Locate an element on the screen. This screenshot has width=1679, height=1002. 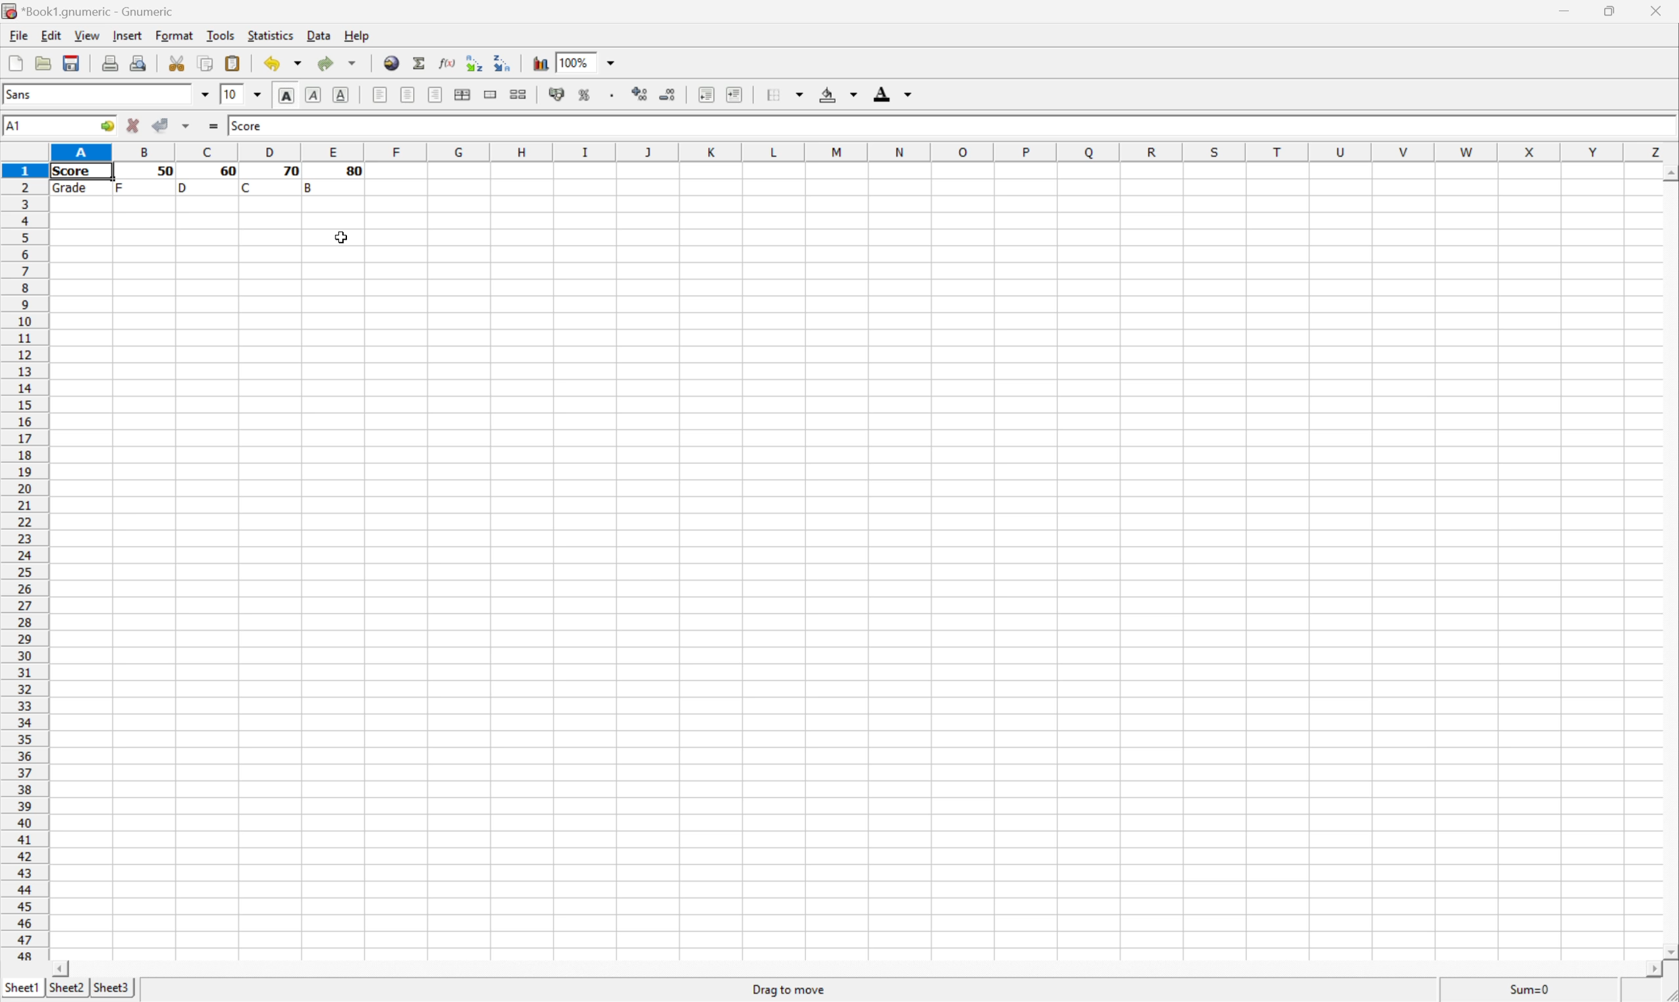
cells is located at coordinates (1019, 181).